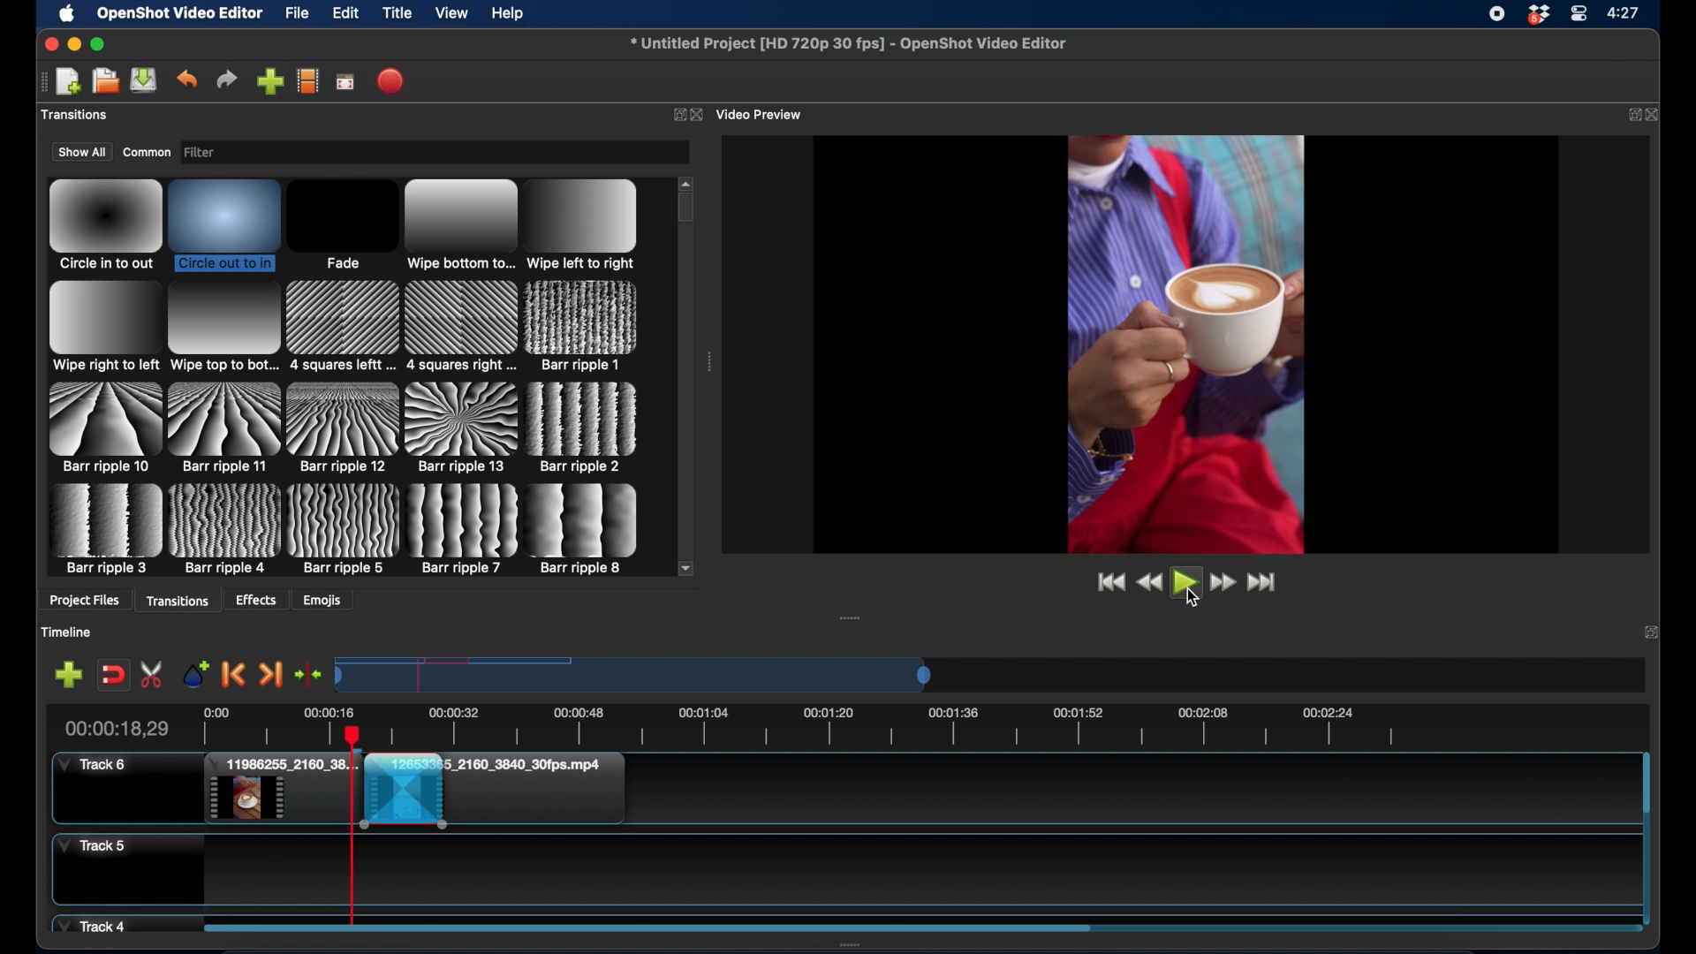  Describe the element at coordinates (225, 427) in the screenshot. I see `transition` at that location.